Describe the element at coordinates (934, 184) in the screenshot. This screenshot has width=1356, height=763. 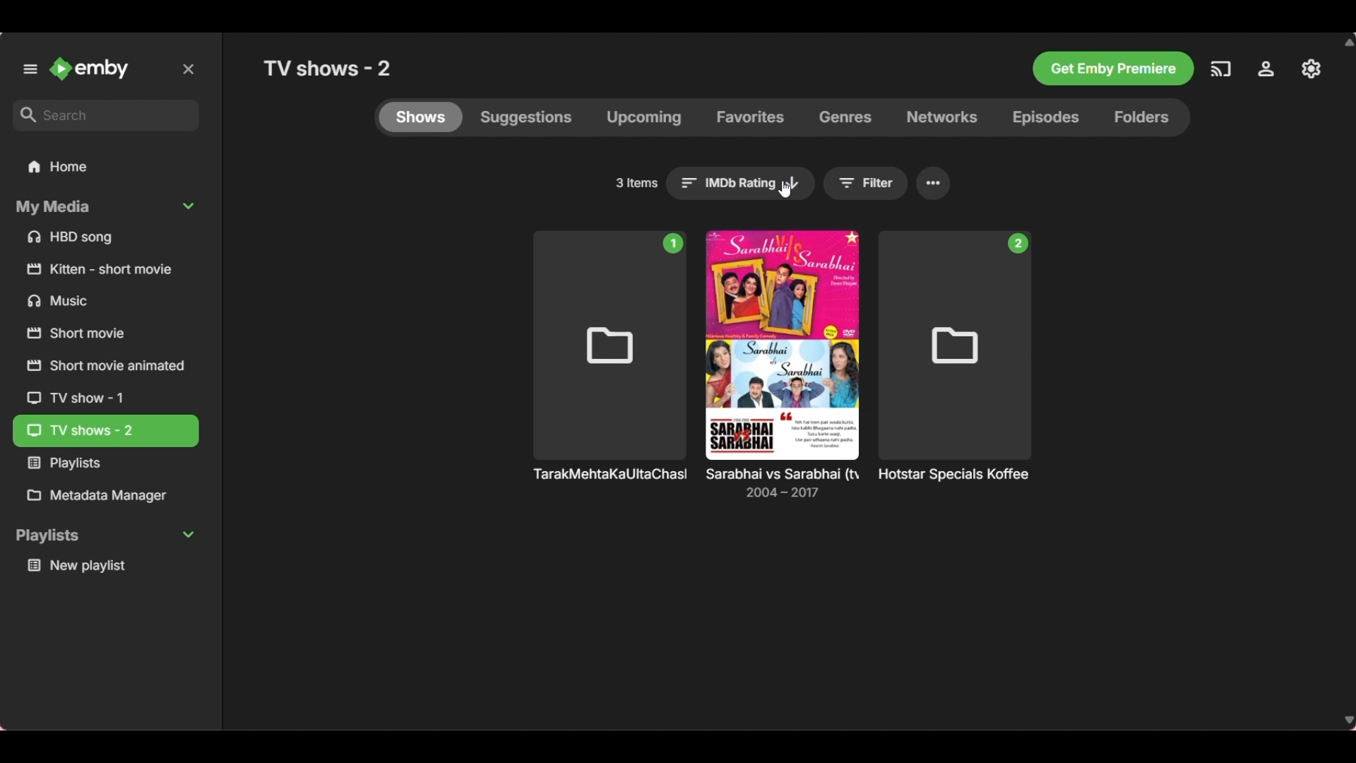
I see `More settings` at that location.